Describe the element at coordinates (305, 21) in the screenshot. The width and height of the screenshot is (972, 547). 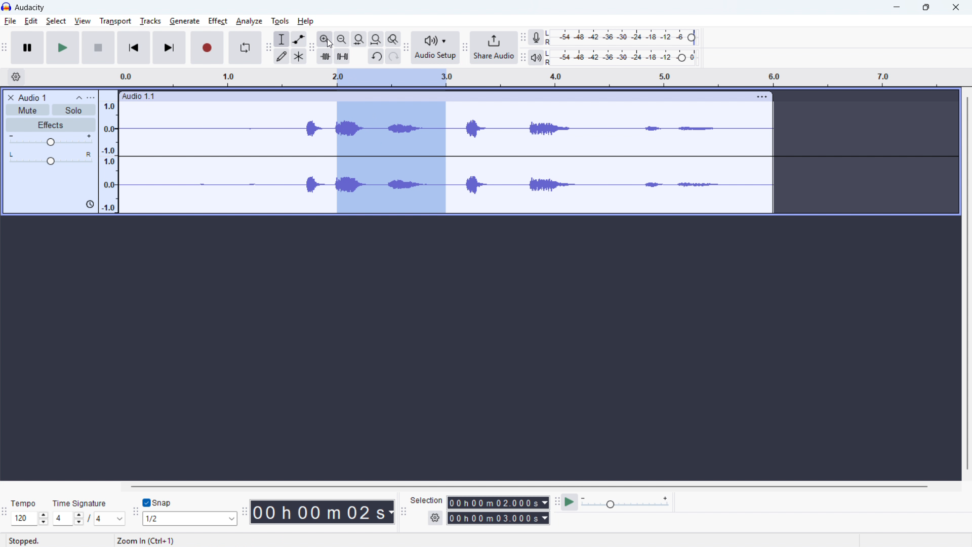
I see `help` at that location.